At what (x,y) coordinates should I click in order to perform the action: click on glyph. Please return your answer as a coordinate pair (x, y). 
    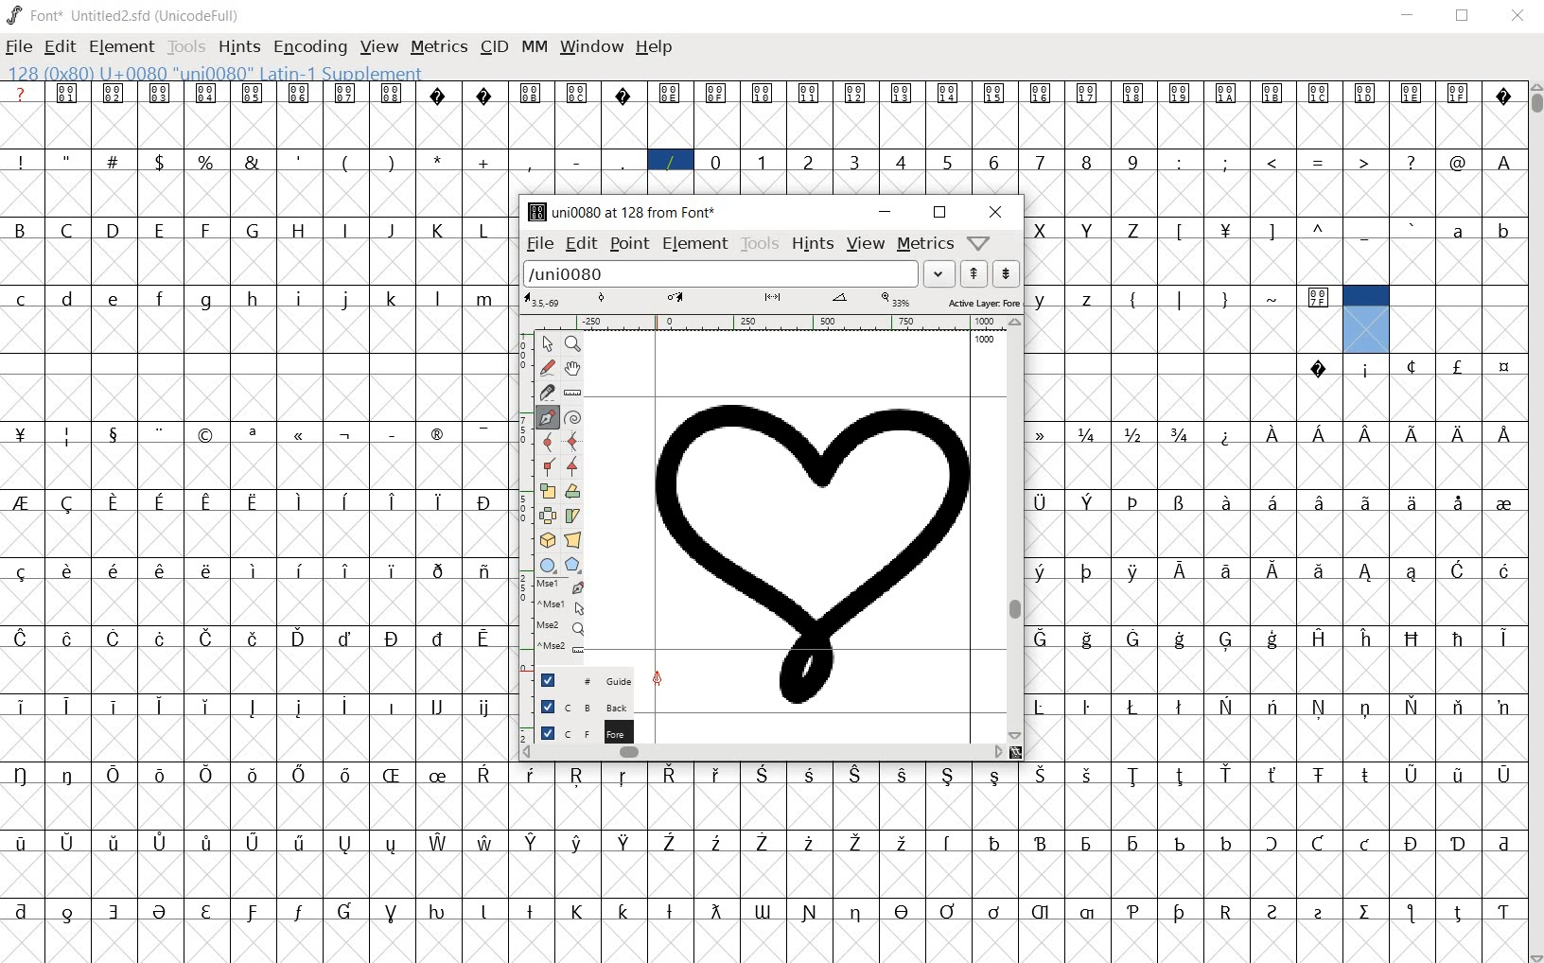
    Looking at the image, I should click on (254, 776).